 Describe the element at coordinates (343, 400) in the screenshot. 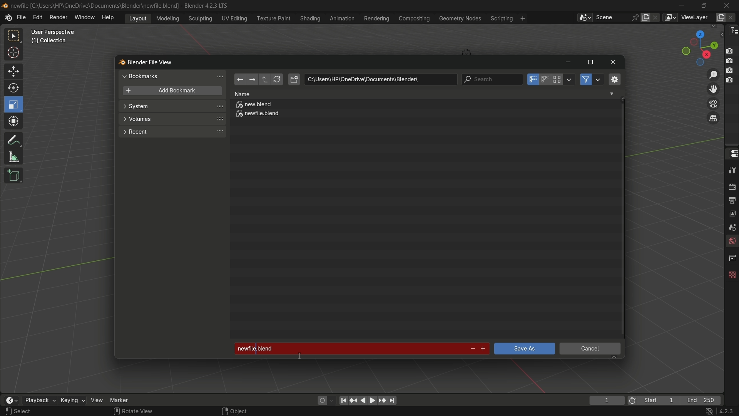

I see `jump to endpoint` at that location.